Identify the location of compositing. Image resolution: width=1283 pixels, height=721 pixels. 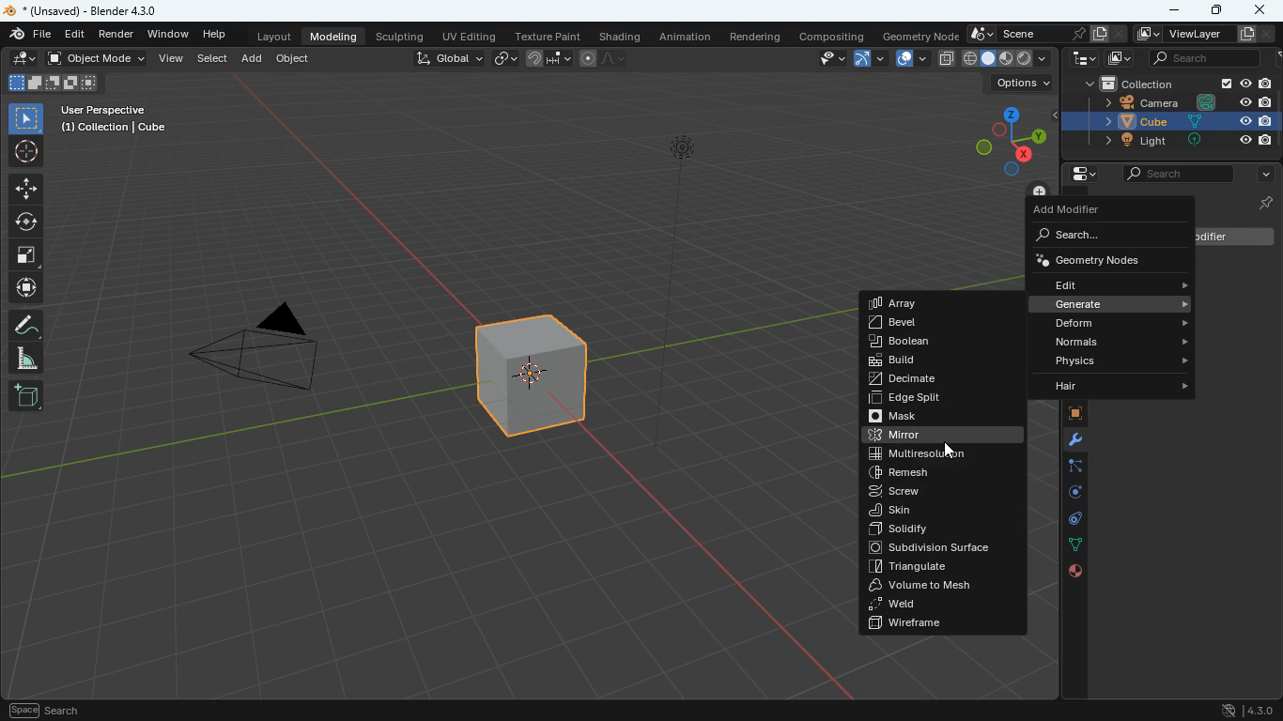
(830, 36).